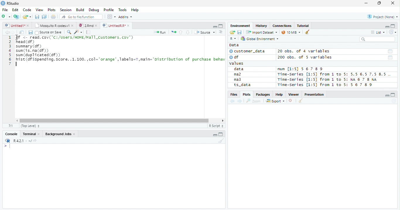  I want to click on Maximize, so click(394, 95).